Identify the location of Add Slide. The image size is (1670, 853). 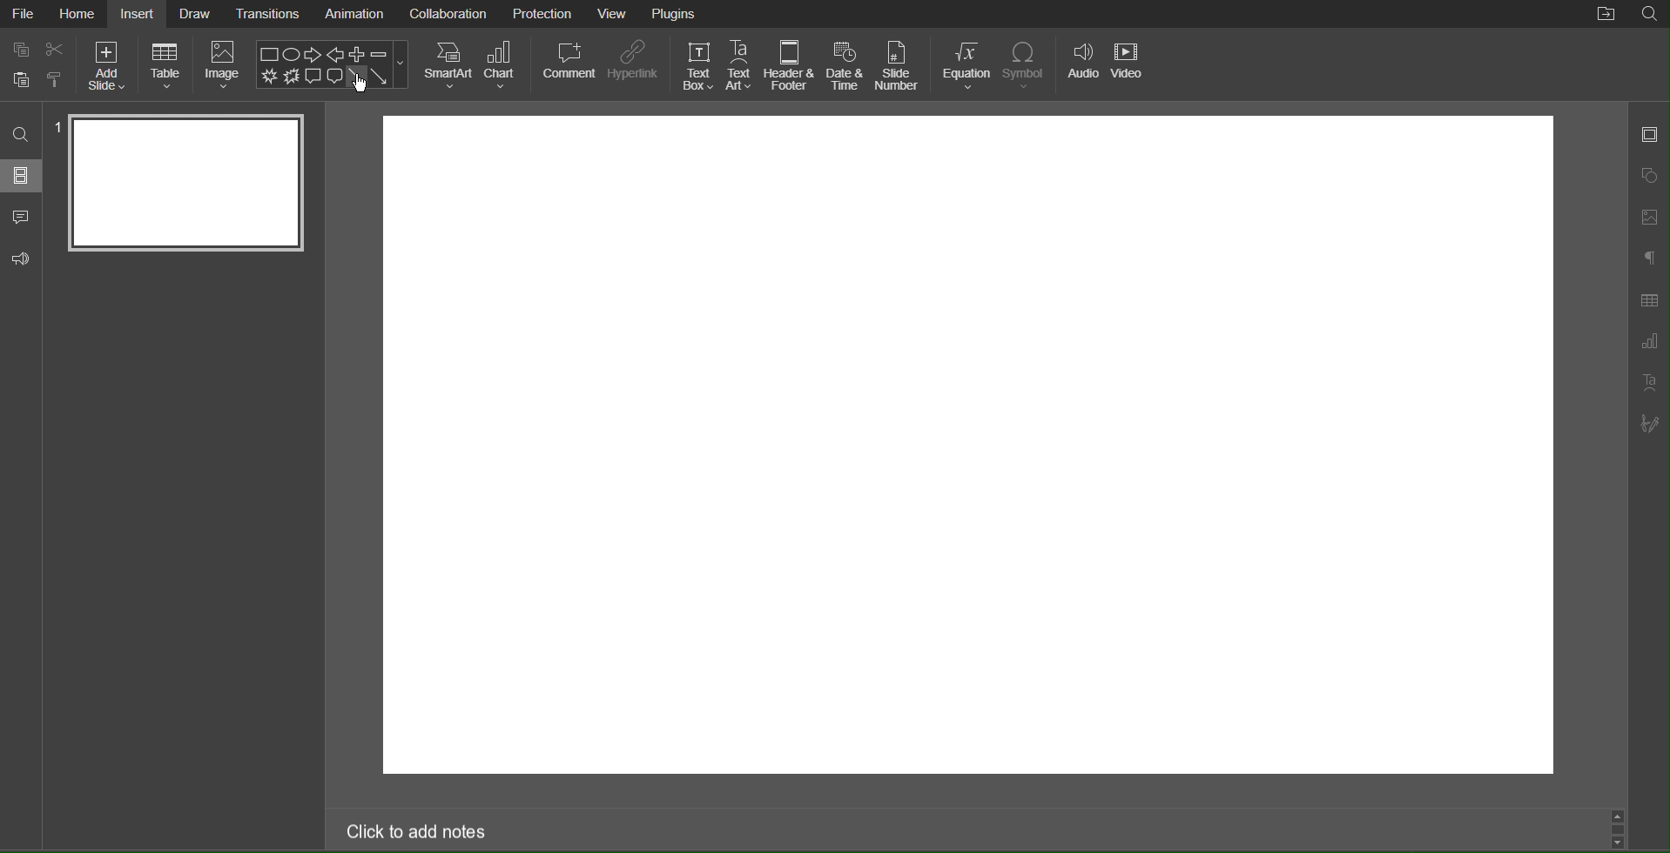
(107, 66).